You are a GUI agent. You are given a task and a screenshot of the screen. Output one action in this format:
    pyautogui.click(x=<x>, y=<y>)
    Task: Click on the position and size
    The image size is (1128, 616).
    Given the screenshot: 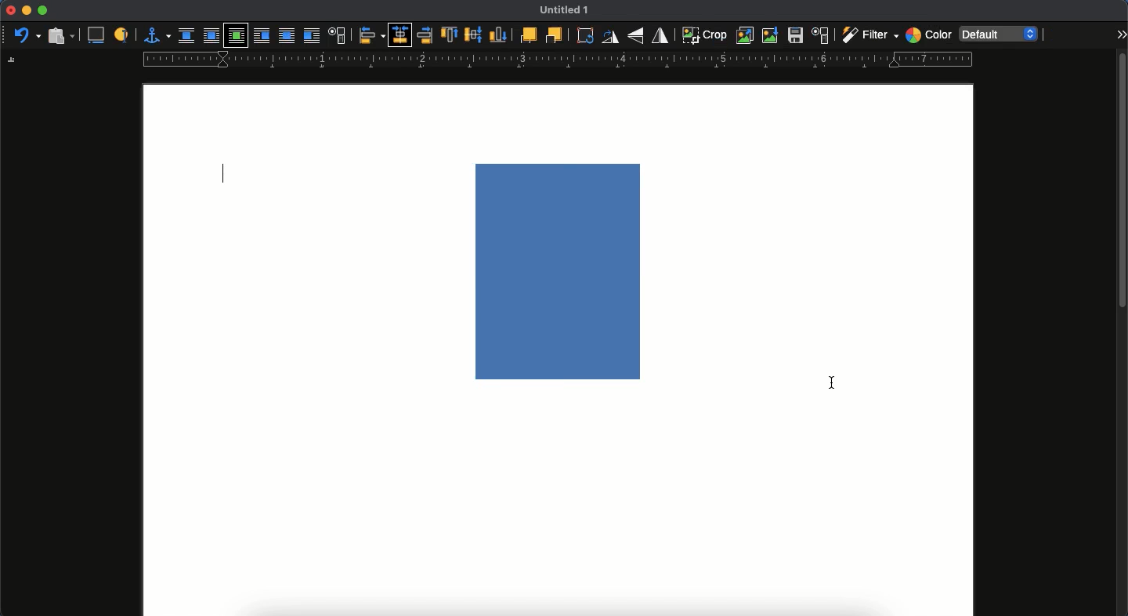 What is the action you would take?
    pyautogui.click(x=339, y=37)
    